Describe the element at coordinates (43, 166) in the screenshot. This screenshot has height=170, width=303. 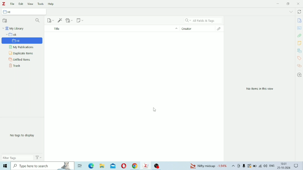
I see `Type here to search` at that location.